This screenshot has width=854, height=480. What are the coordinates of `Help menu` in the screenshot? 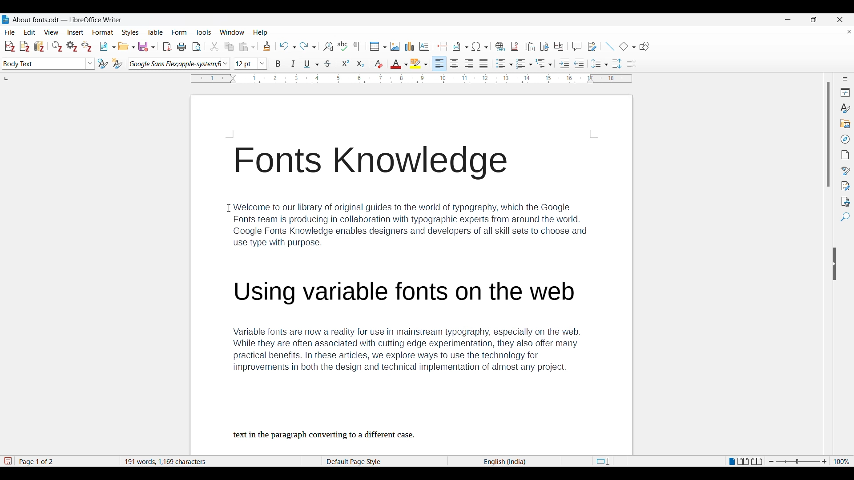 It's located at (260, 32).